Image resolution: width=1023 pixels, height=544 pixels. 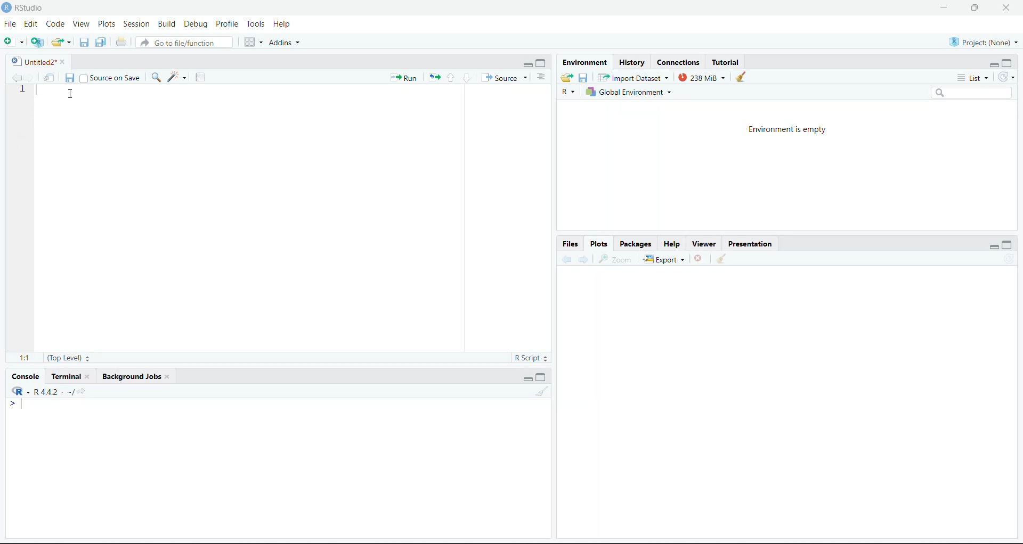 I want to click on maximize, so click(x=542, y=64).